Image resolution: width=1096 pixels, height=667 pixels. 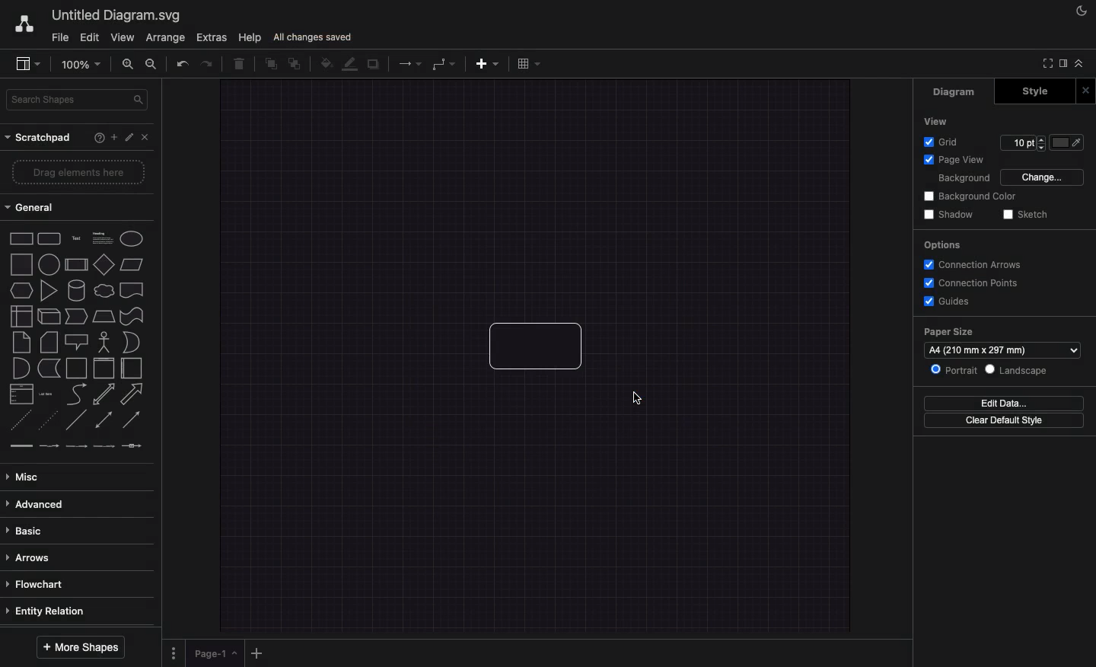 What do you see at coordinates (111, 138) in the screenshot?
I see `Add` at bounding box center [111, 138].